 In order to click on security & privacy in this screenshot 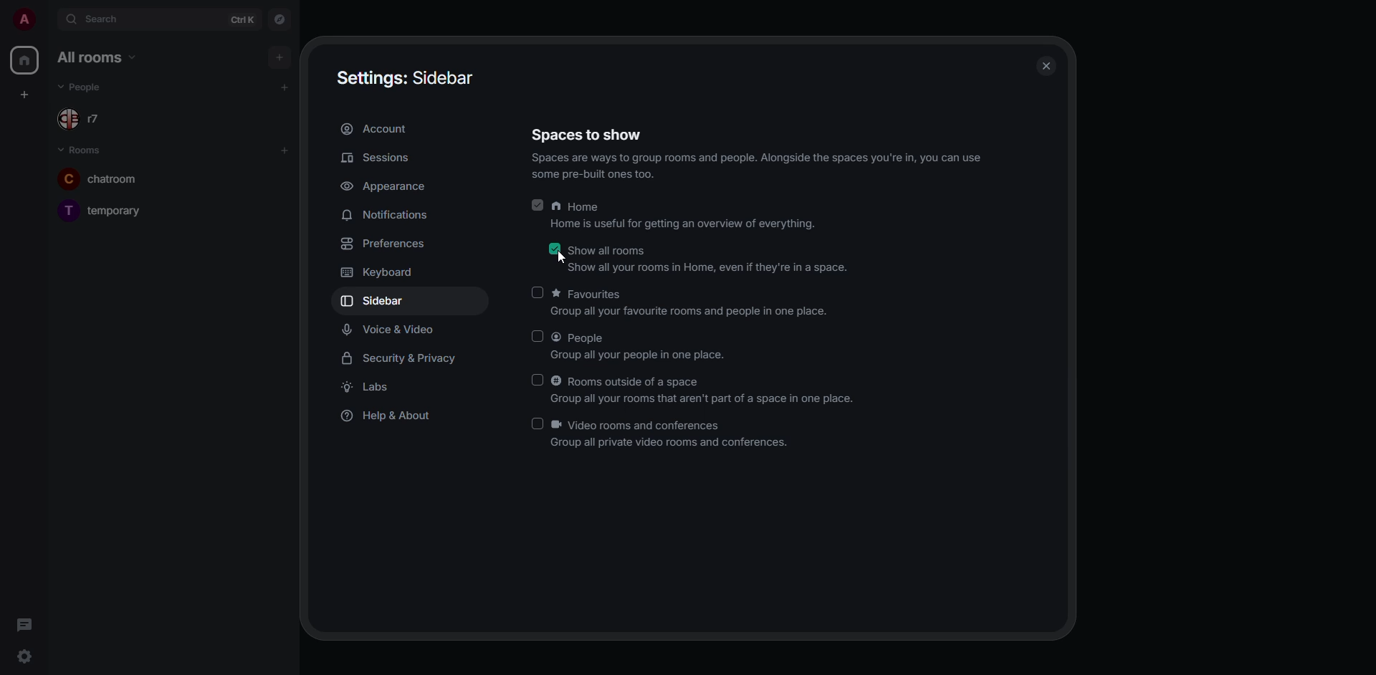, I will do `click(401, 359)`.